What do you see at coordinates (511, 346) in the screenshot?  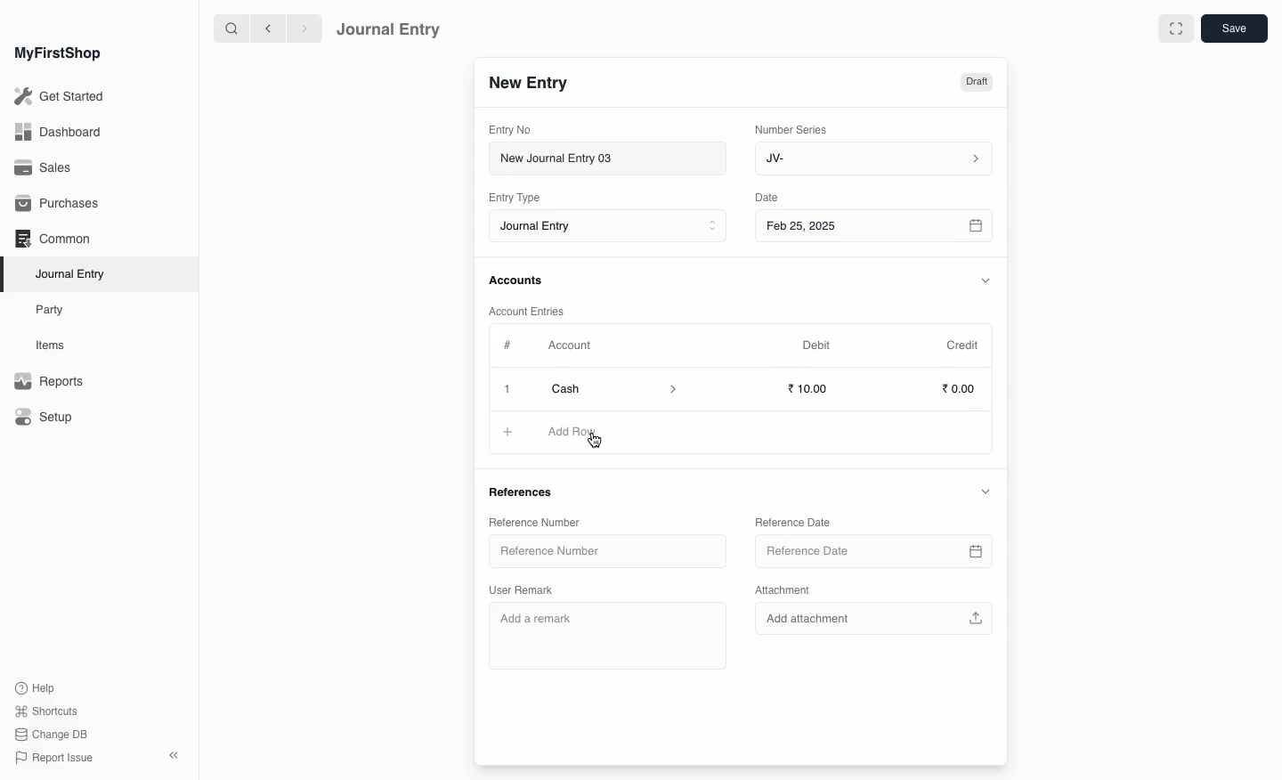 I see `Hashtag` at bounding box center [511, 346].